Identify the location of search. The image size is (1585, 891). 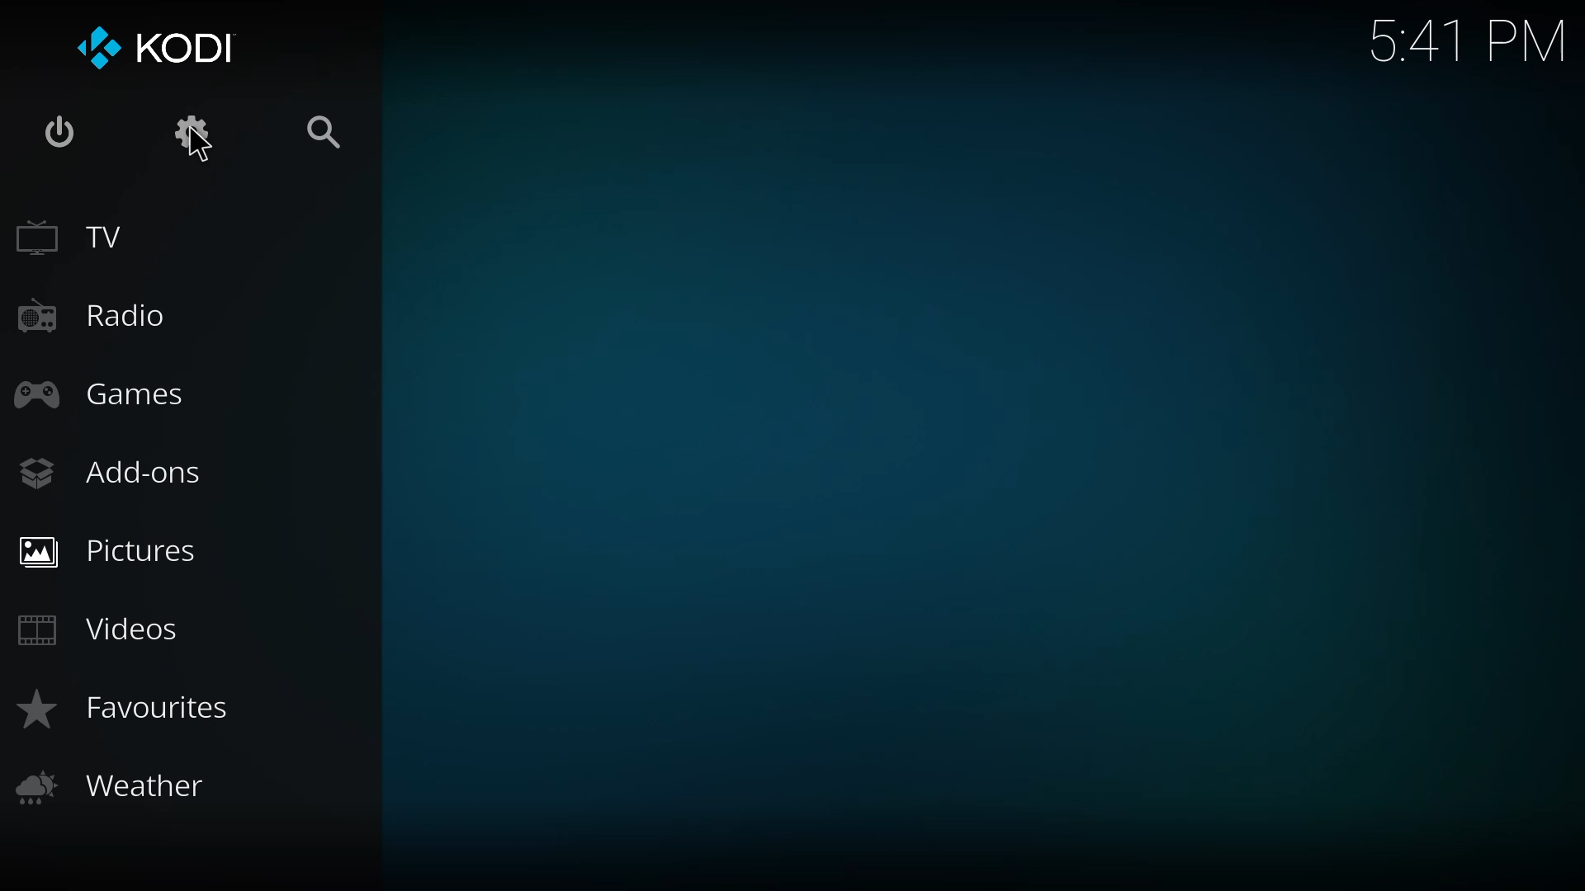
(329, 134).